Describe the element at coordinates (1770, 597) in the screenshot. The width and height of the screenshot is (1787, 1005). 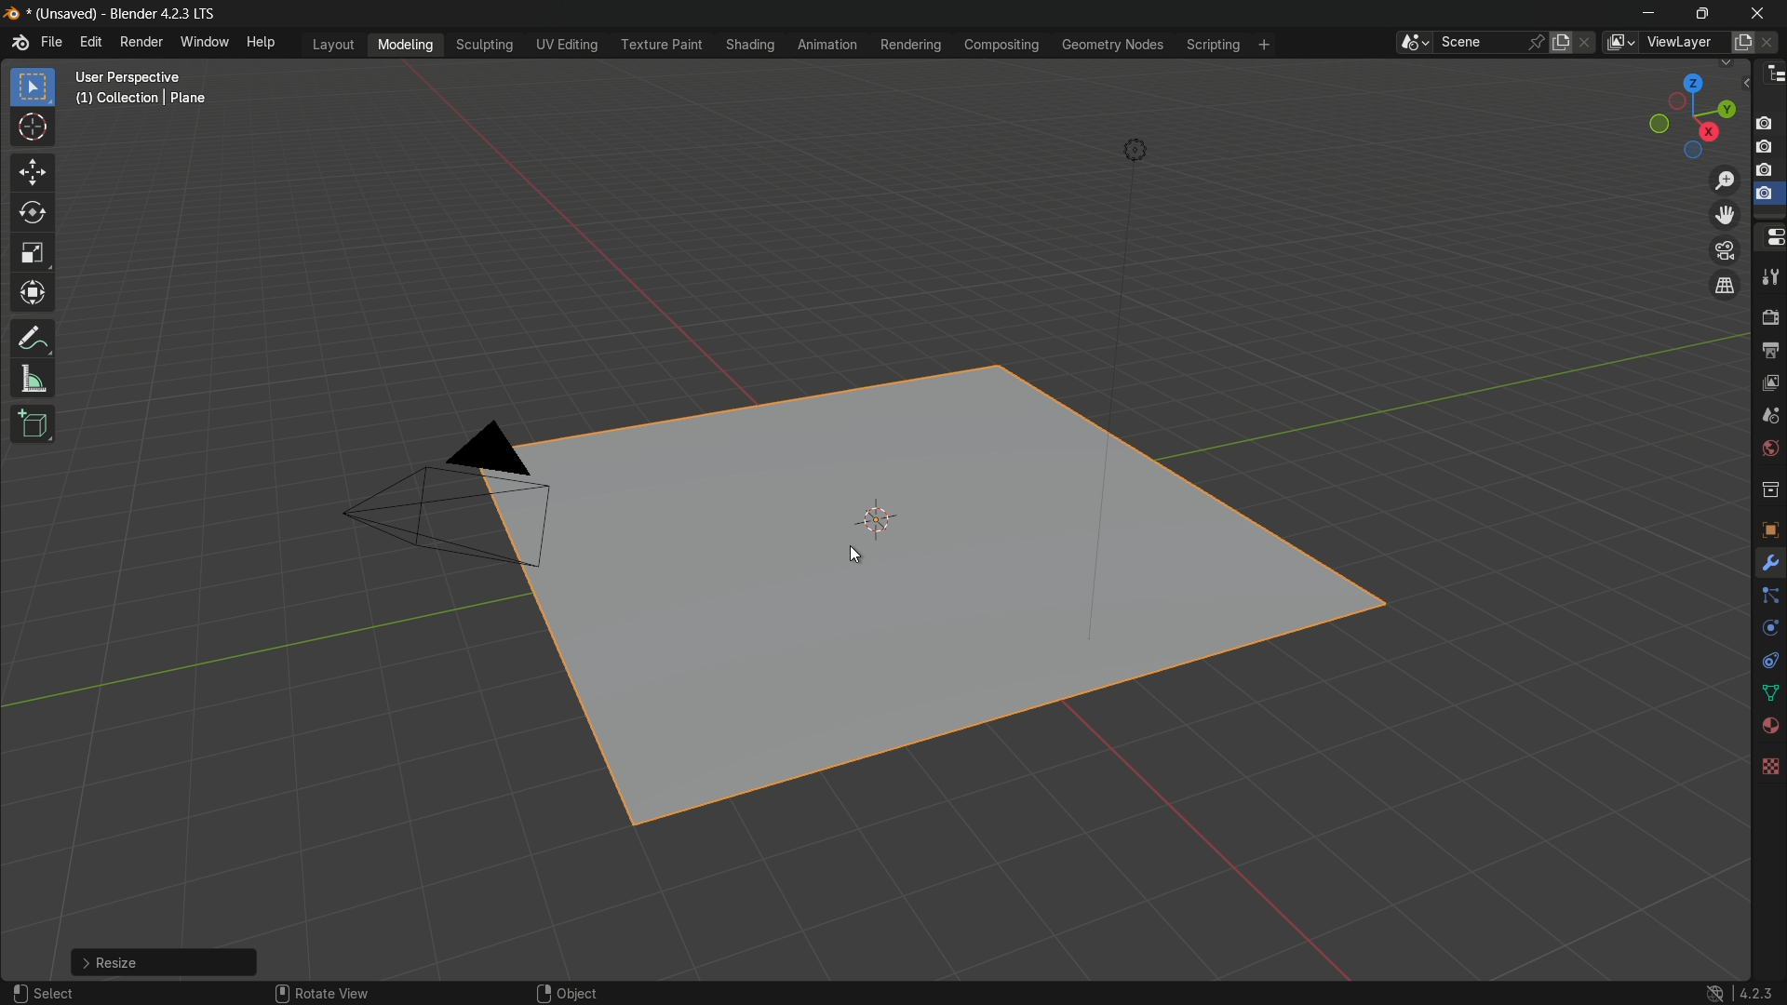
I see `particles` at that location.